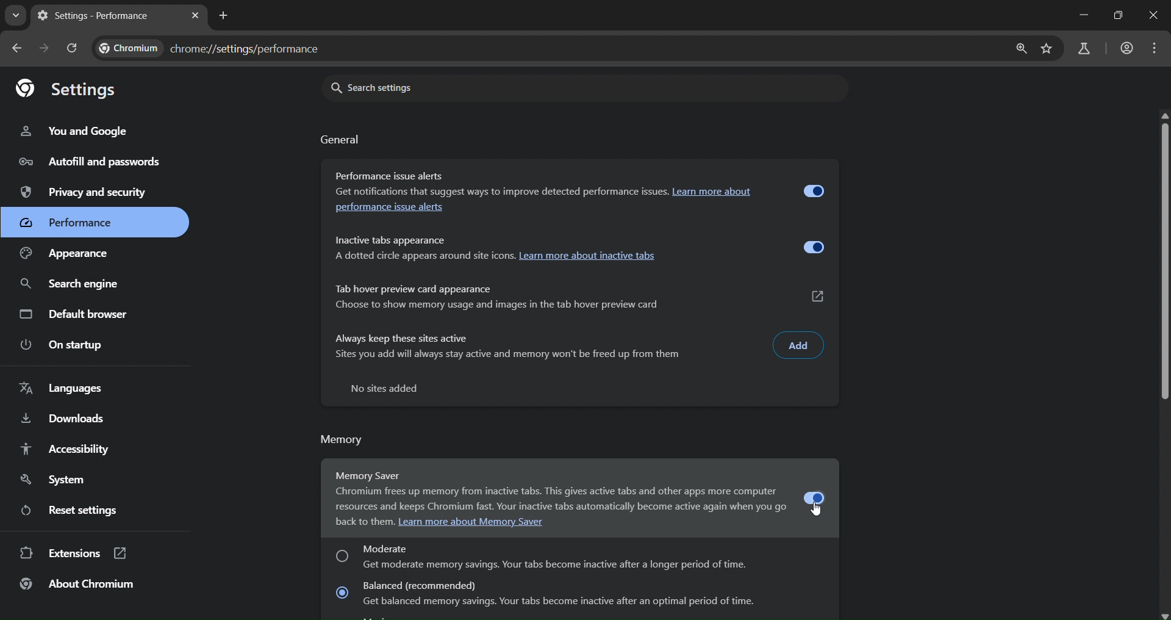 This screenshot has width=1171, height=620. What do you see at coordinates (1119, 15) in the screenshot?
I see `restore down` at bounding box center [1119, 15].